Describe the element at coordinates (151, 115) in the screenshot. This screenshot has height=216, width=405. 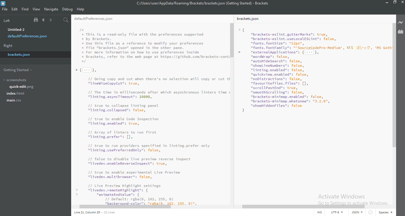
I see `I+# This is a read-only file with the preferences supported# by Brackets.Use this file as a reference to modify your preferences+ file "brackets.json" opened in the other pane.* For more information on how to use preferences inside+ Brackets, refer to the web page at https://github.con/brackets-cont/brackets/wiki/H+»{[-]}// Doing copy and cut when there's no selection will copy or cut the whole Lines t“LineWiseCopyCut": true,// The time in milliseconds after which asynchronous linters time out"linting.asyncTineout": 10000,// true to collapse linting panel"linting.collapsed”: false,// true to enable Code Inspection"linting.enabled": true,71 Array of inters to run first"Unting.prefer"s [1// true to run providers specified in linting.prefer only"linting.usePreferredonly": false,// false to disable live preview reverse inspect"ivedev. enableReverseInspect”: true,11 true to enable experimental Live Preview"Livedev.multibrowser": false,/1 Live Preview Highlight settingsv "livedev.remoteHighlight": {v “aninateEndvalue: {// Default: rgba(o, 162, 255, 0)21` at that location.